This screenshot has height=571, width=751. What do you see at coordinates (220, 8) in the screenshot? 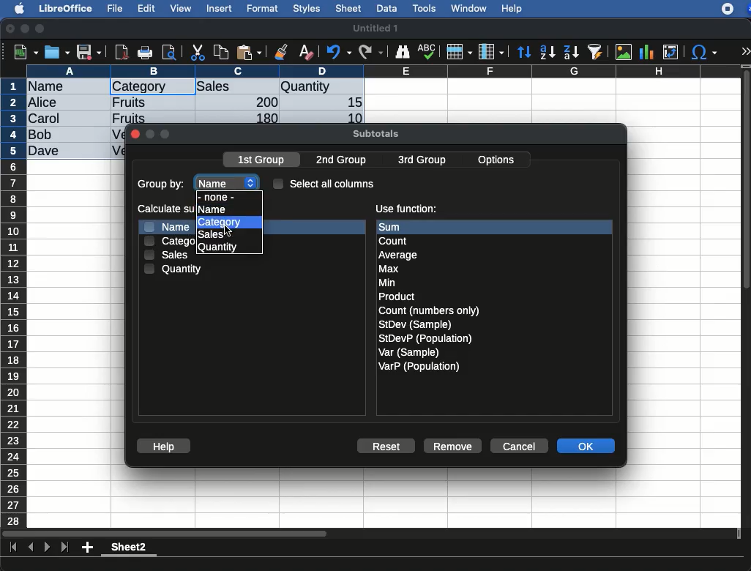
I see `insert` at bounding box center [220, 8].